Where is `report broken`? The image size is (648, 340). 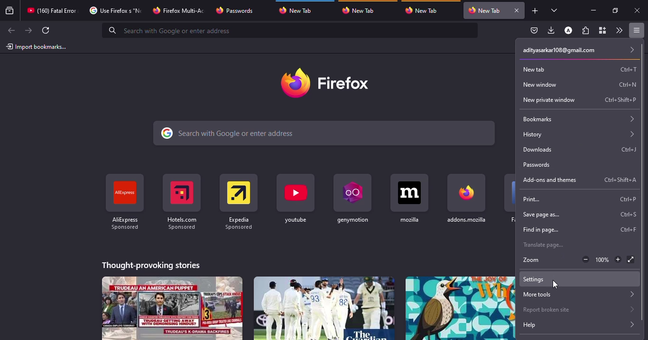 report broken is located at coordinates (576, 308).